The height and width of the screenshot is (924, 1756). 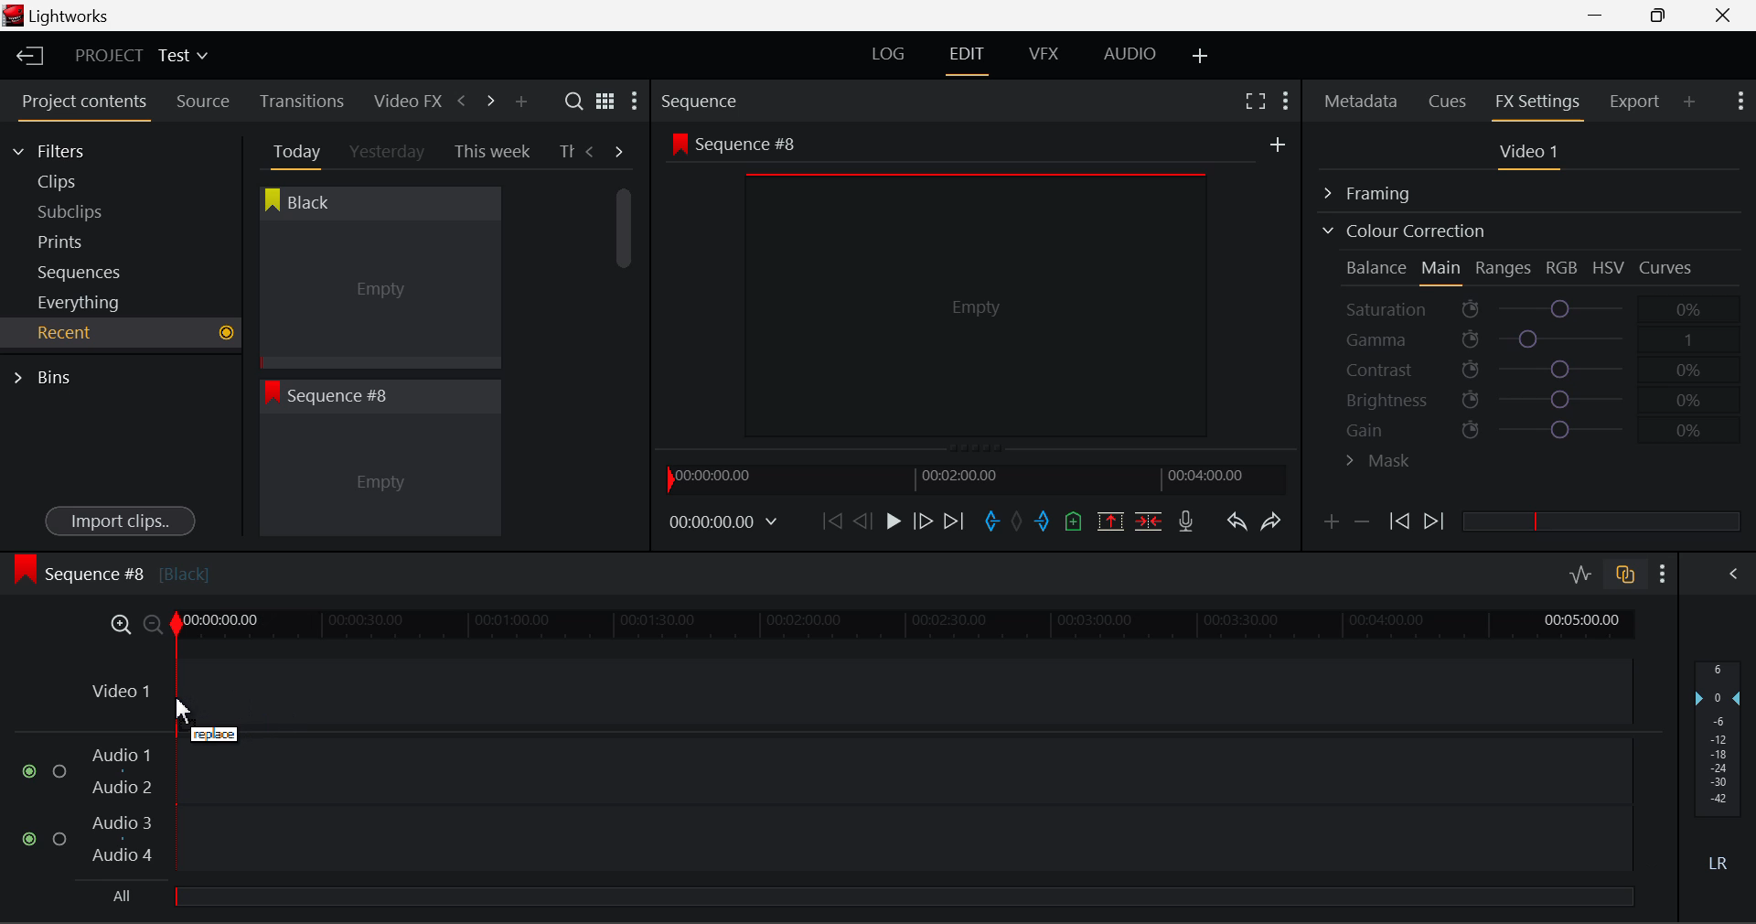 I want to click on EDIT Layout, so click(x=969, y=58).